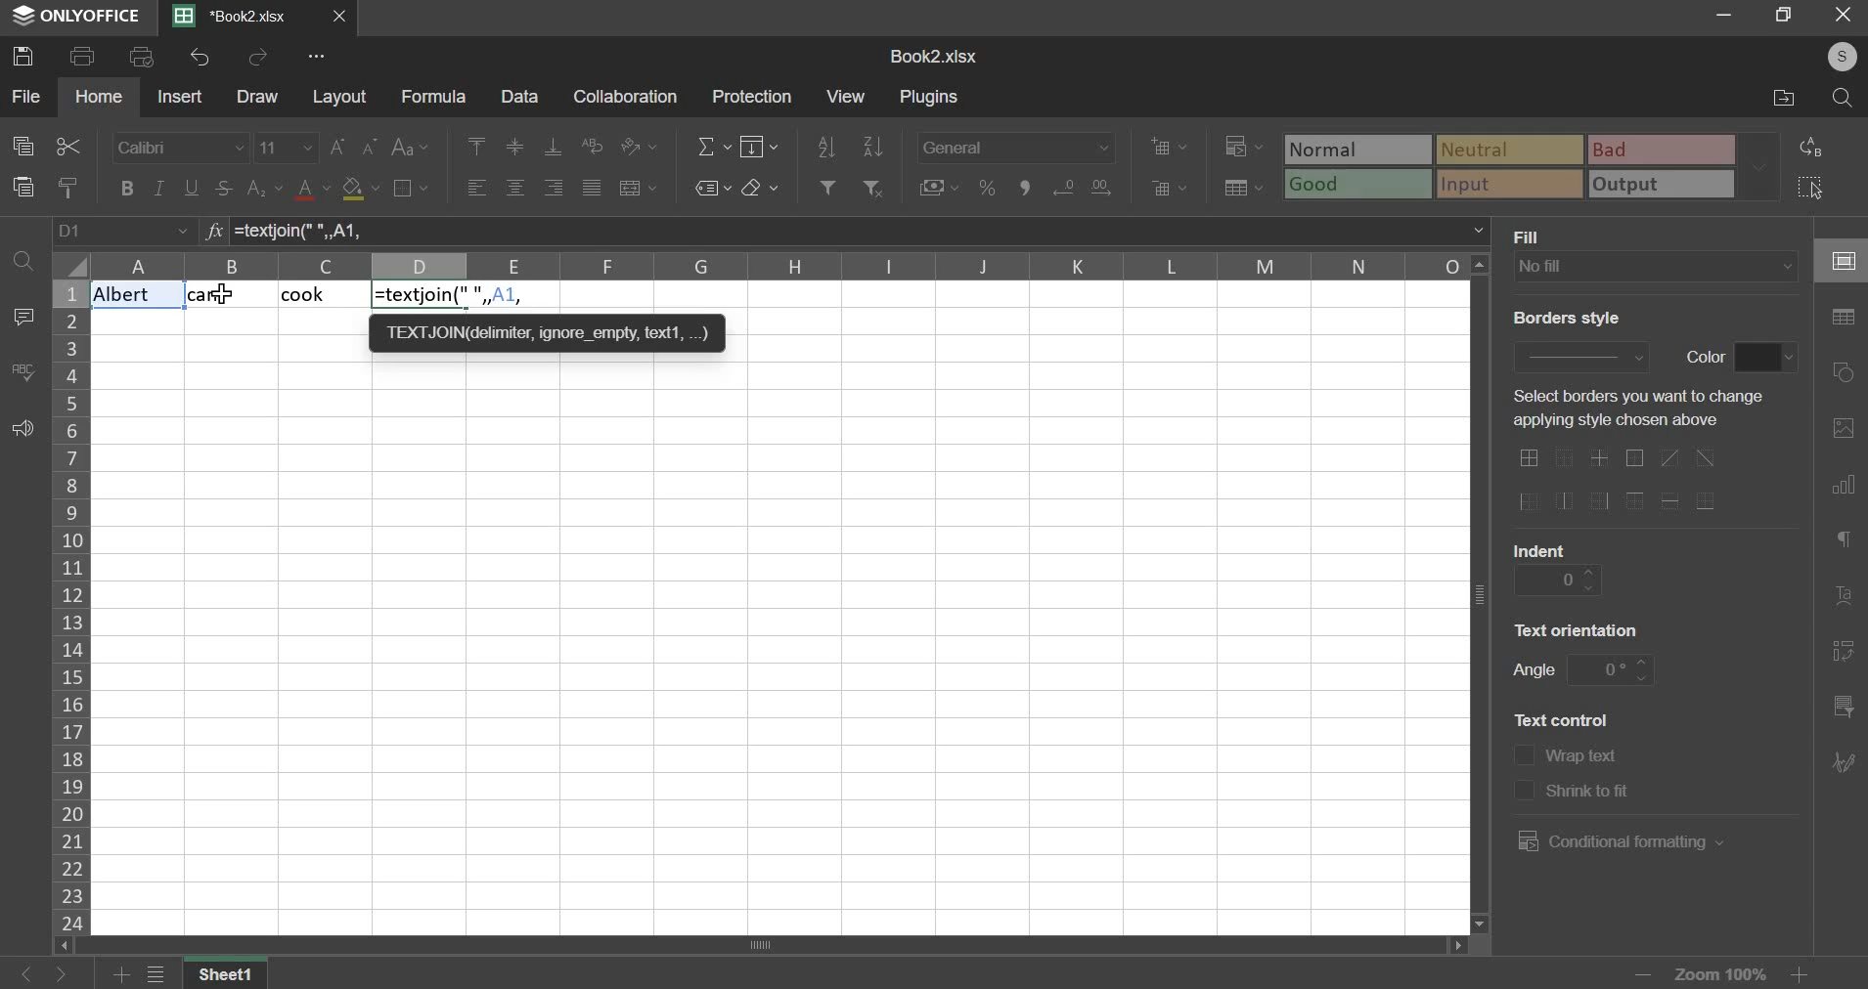 Image resolution: width=1868 pixels, height=989 pixels. Describe the element at coordinates (410, 187) in the screenshot. I see `border` at that location.